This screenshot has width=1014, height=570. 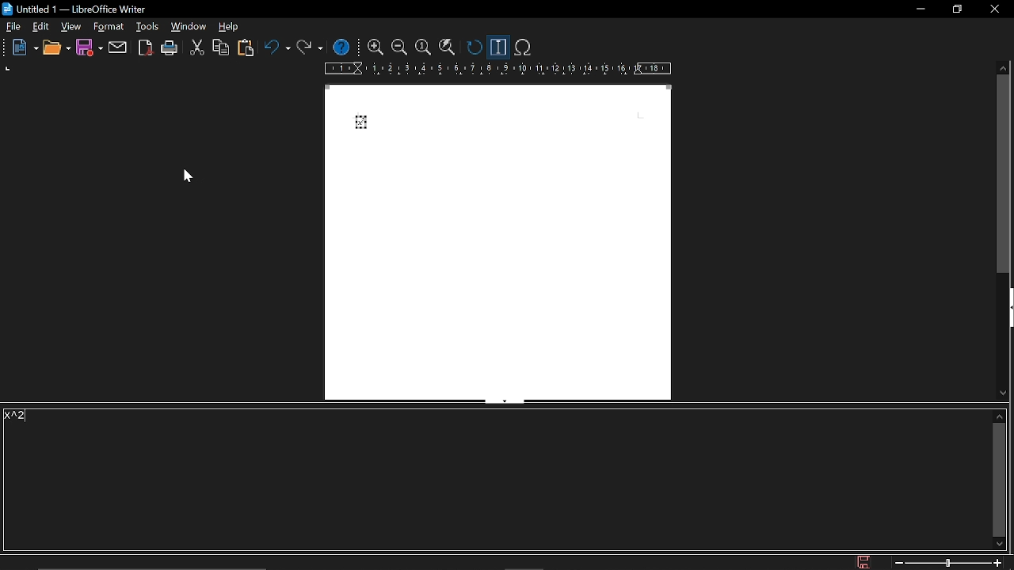 I want to click on save, so click(x=866, y=561).